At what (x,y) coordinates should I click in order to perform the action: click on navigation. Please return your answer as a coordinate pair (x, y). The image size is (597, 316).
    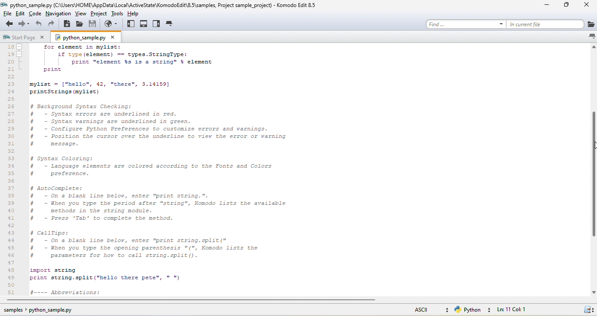
    Looking at the image, I should click on (58, 14).